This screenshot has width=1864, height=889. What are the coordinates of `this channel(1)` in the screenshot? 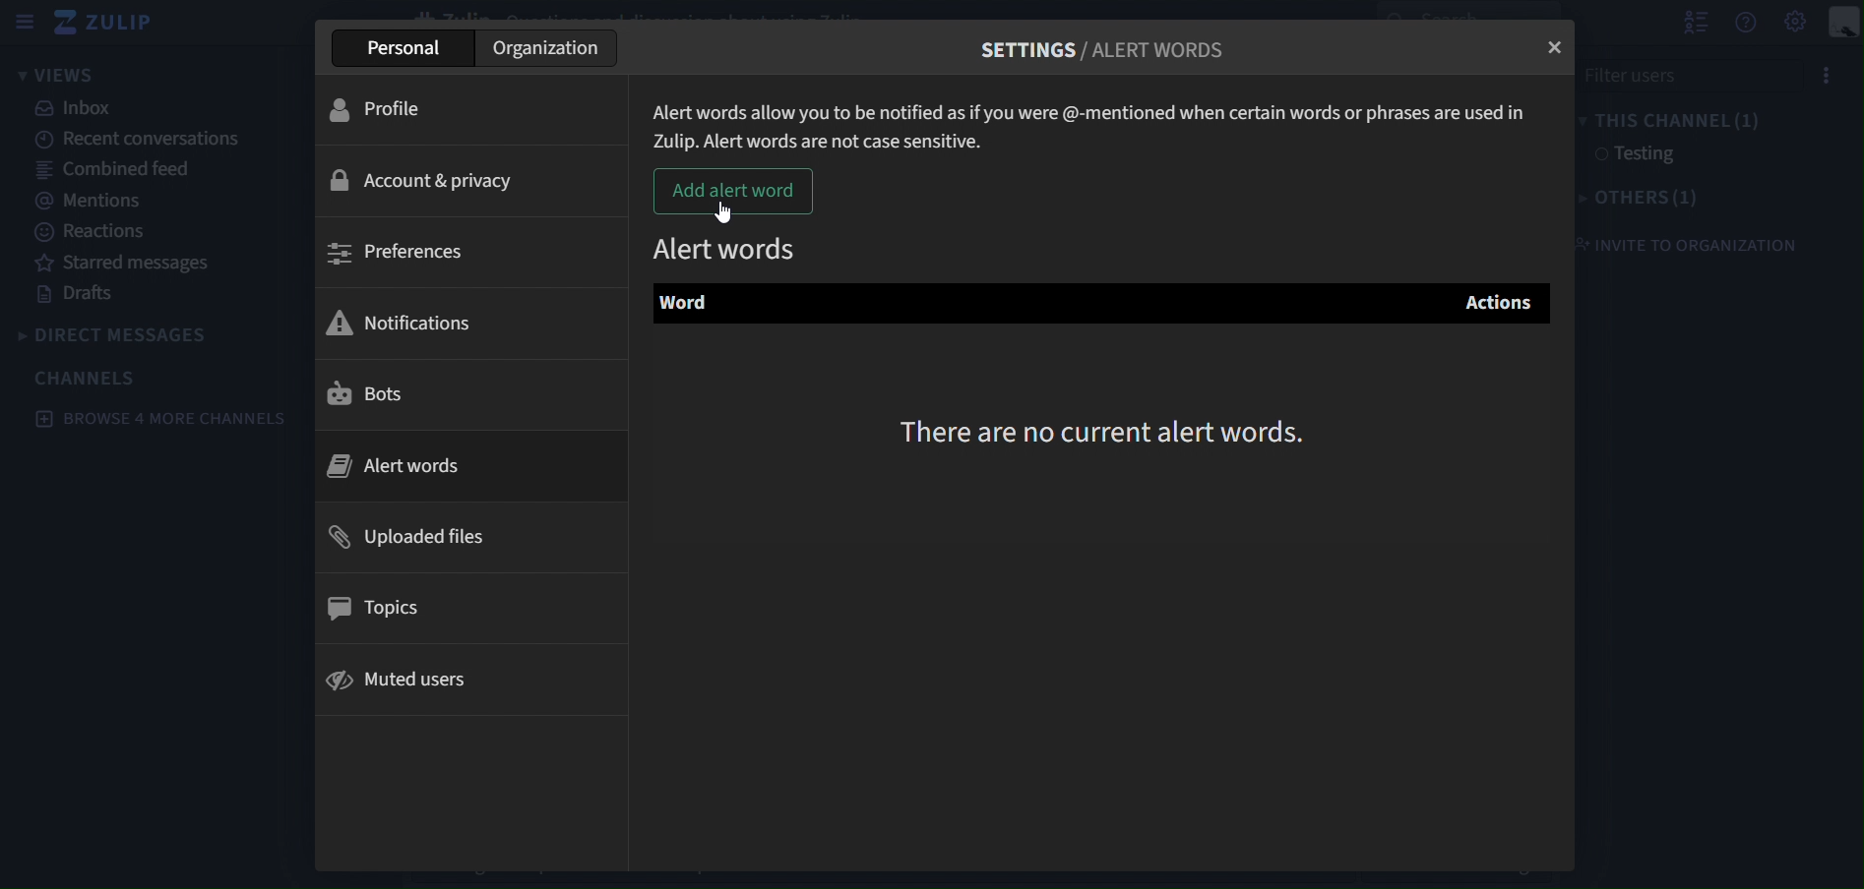 It's located at (1674, 121).